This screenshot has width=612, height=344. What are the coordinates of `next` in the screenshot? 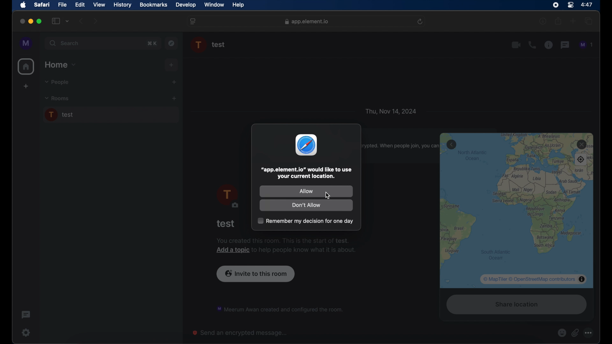 It's located at (96, 21).